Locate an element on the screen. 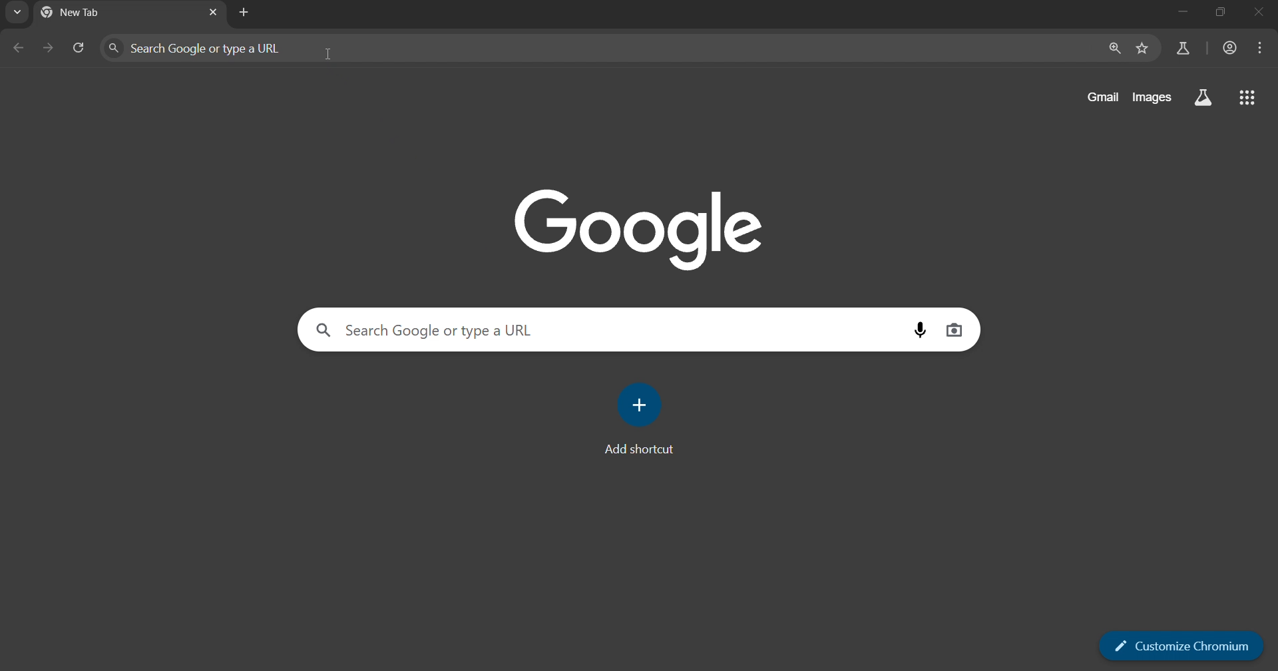  Maximize is located at coordinates (1221, 14).